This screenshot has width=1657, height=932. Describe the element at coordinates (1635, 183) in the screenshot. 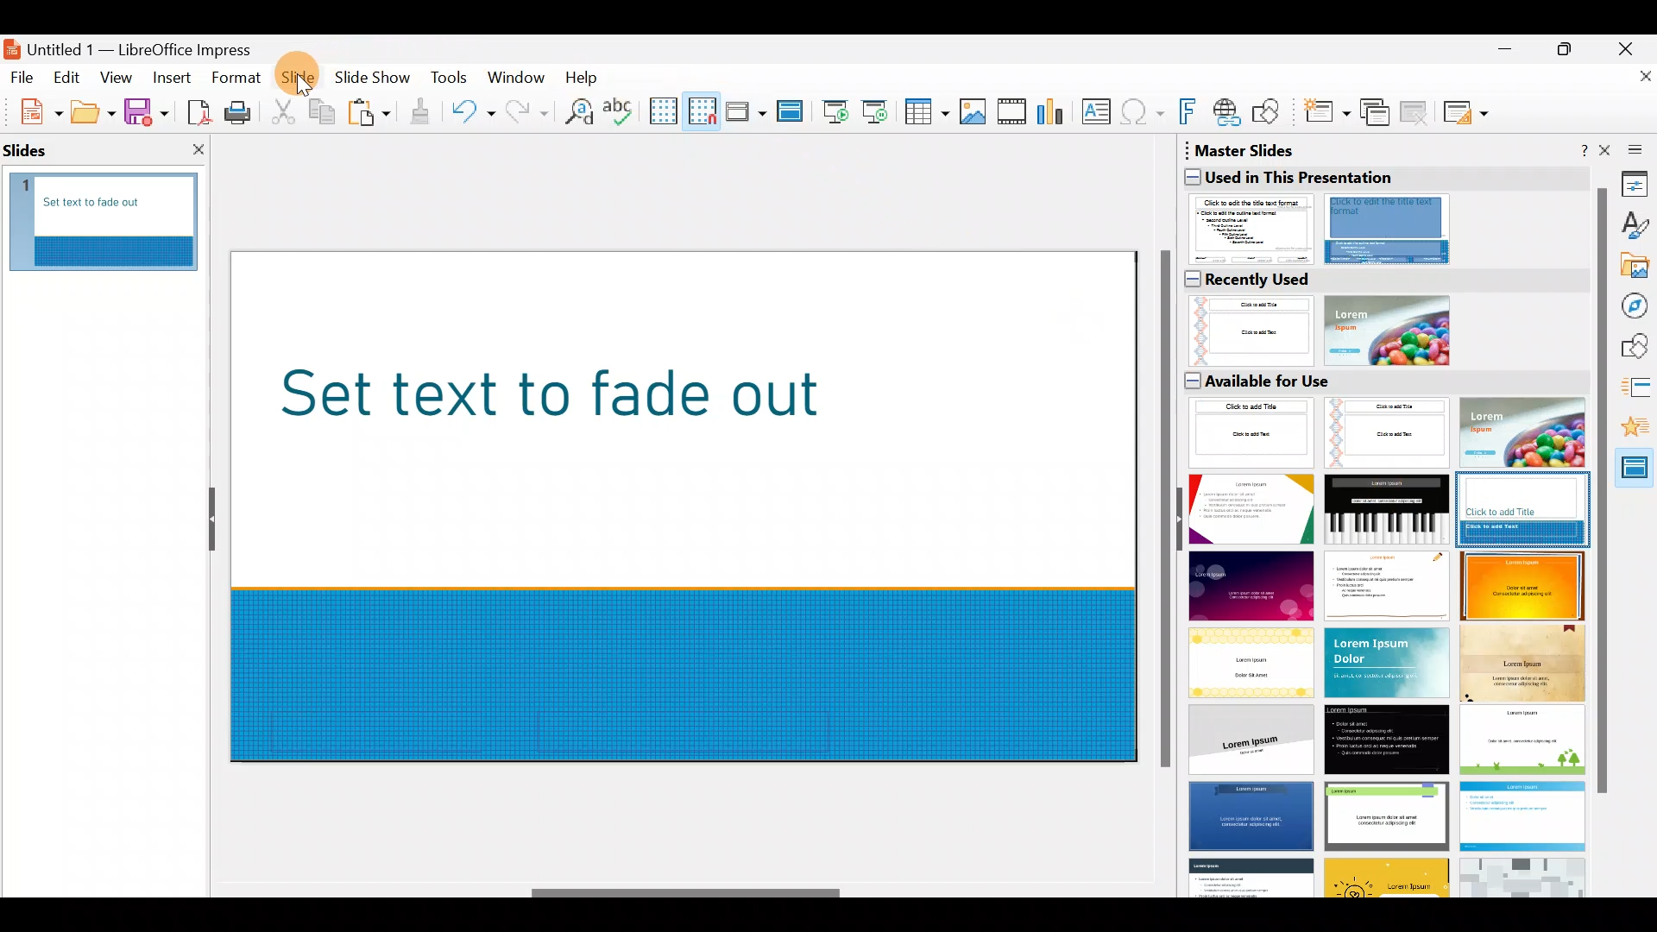

I see `Properties` at that location.